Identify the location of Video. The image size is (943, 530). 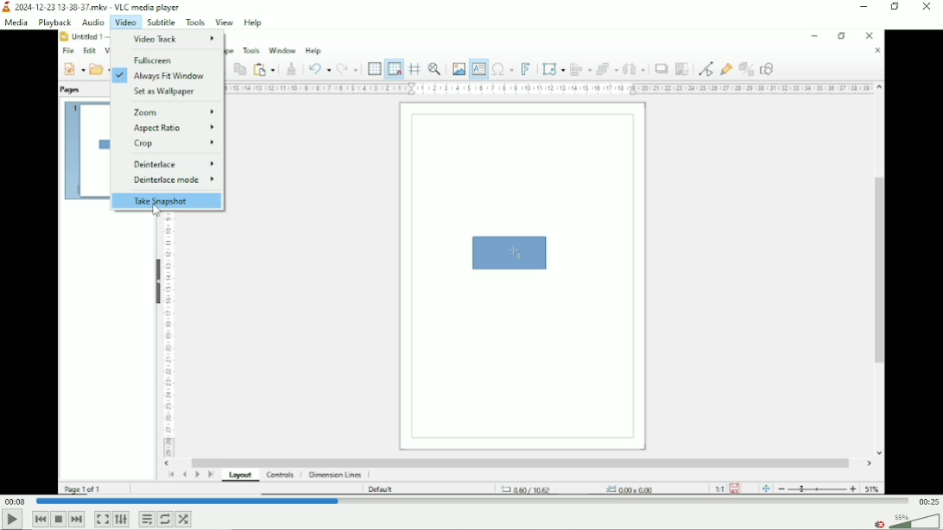
(471, 357).